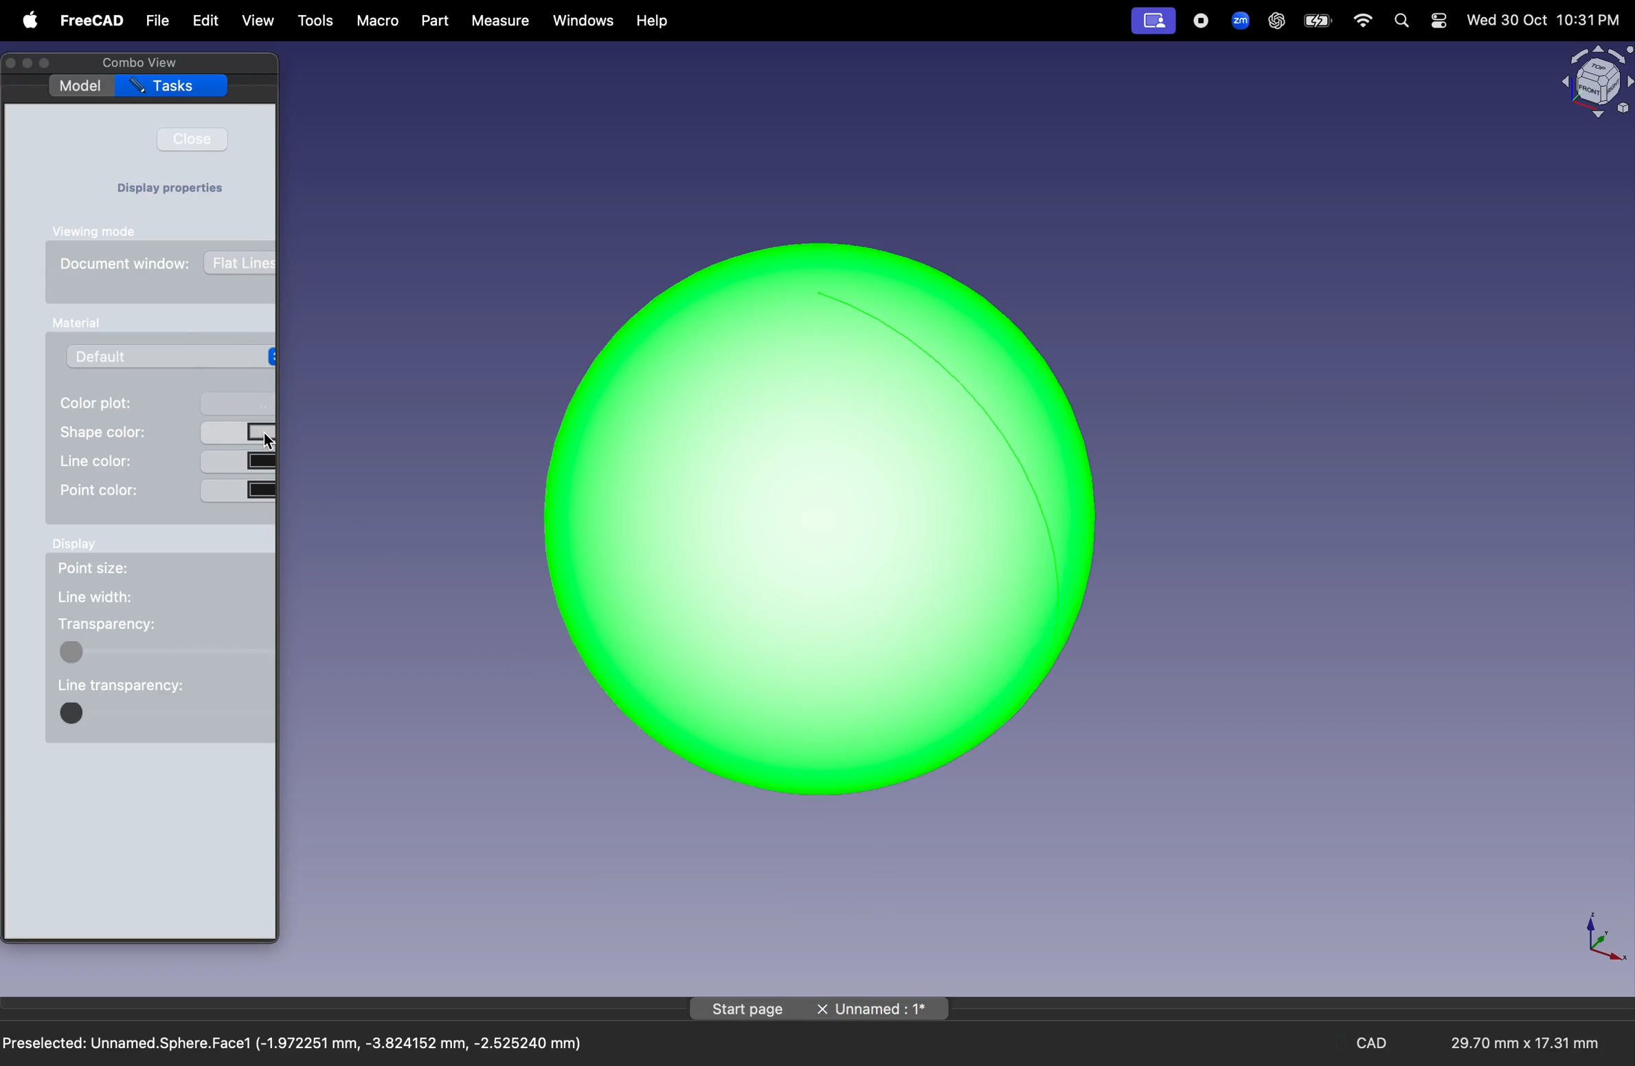  What do you see at coordinates (26, 20) in the screenshot?
I see `apple menu` at bounding box center [26, 20].